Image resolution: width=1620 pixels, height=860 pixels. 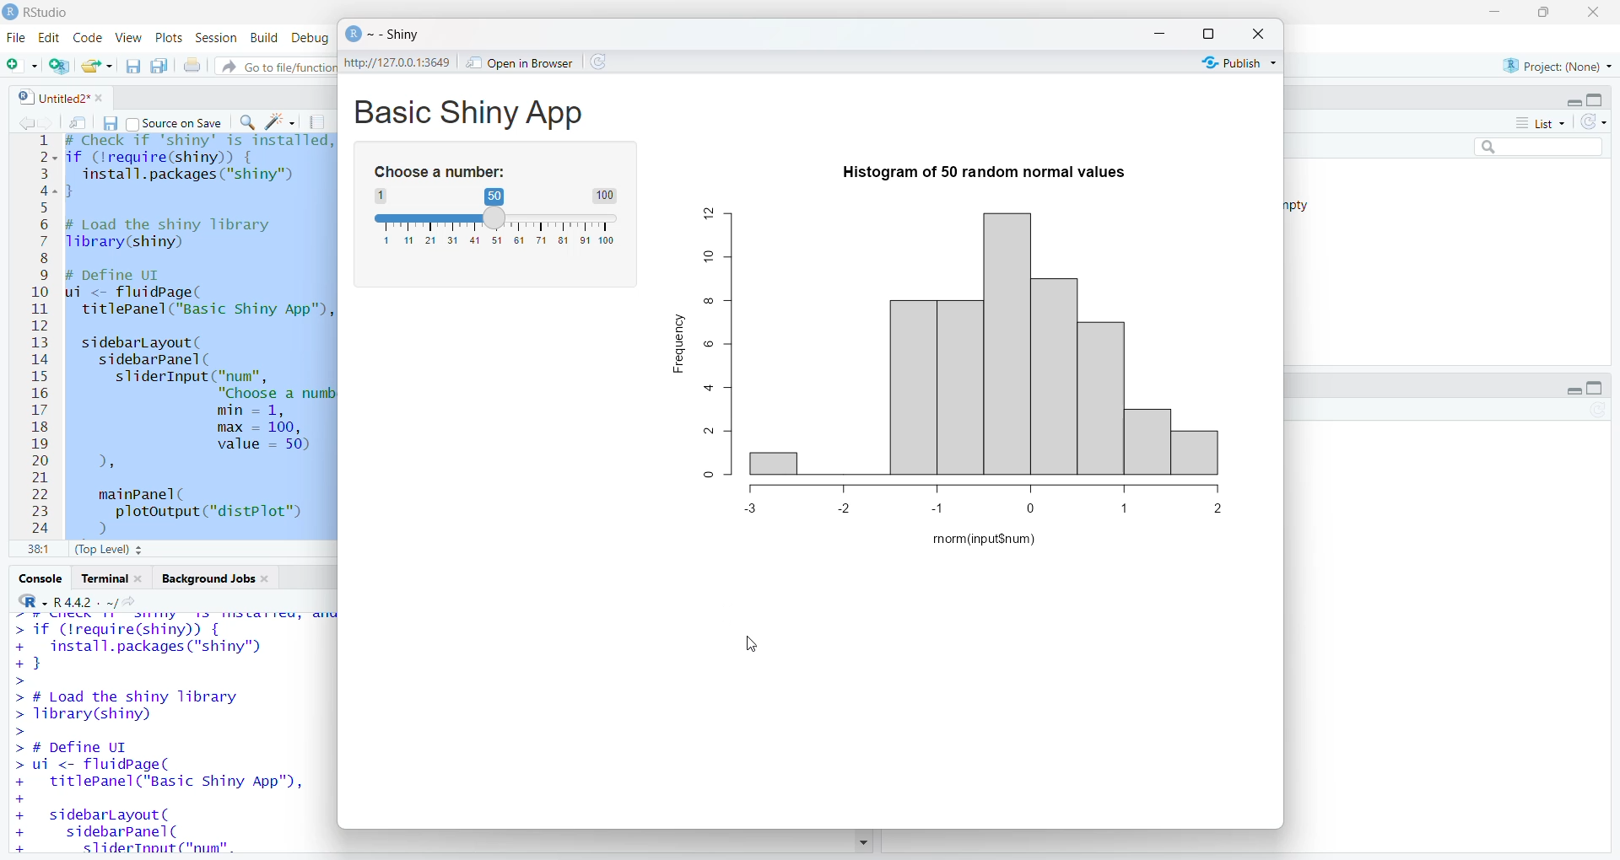 What do you see at coordinates (40, 578) in the screenshot?
I see `Console` at bounding box center [40, 578].